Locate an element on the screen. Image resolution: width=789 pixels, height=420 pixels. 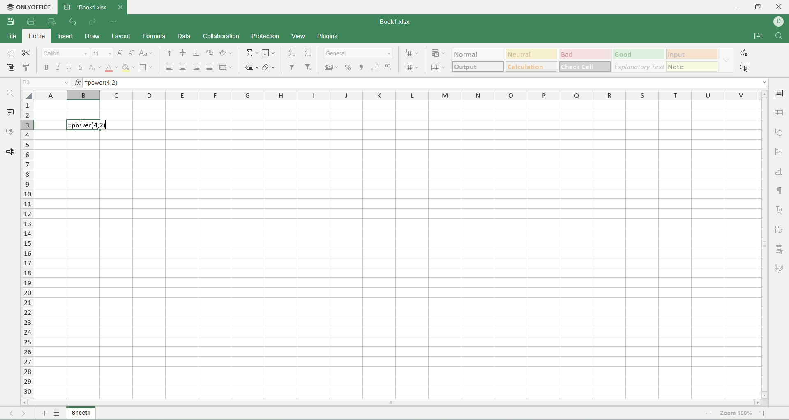
font size is located at coordinates (103, 53).